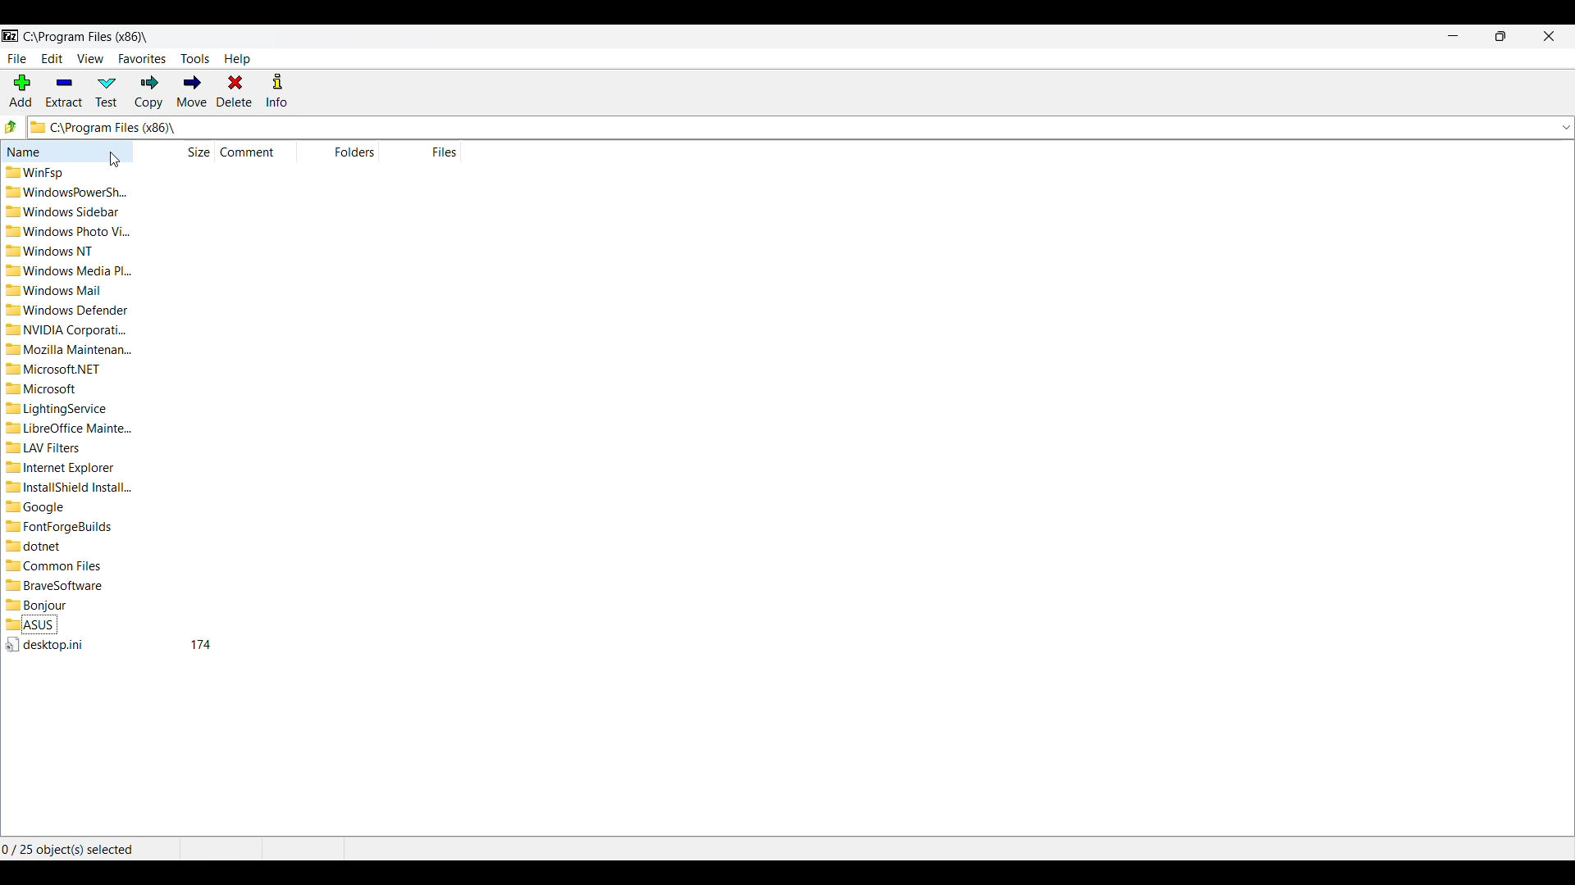 The height and width of the screenshot is (885, 1575). Describe the element at coordinates (115, 160) in the screenshot. I see `Cursor clicking on Name column` at that location.